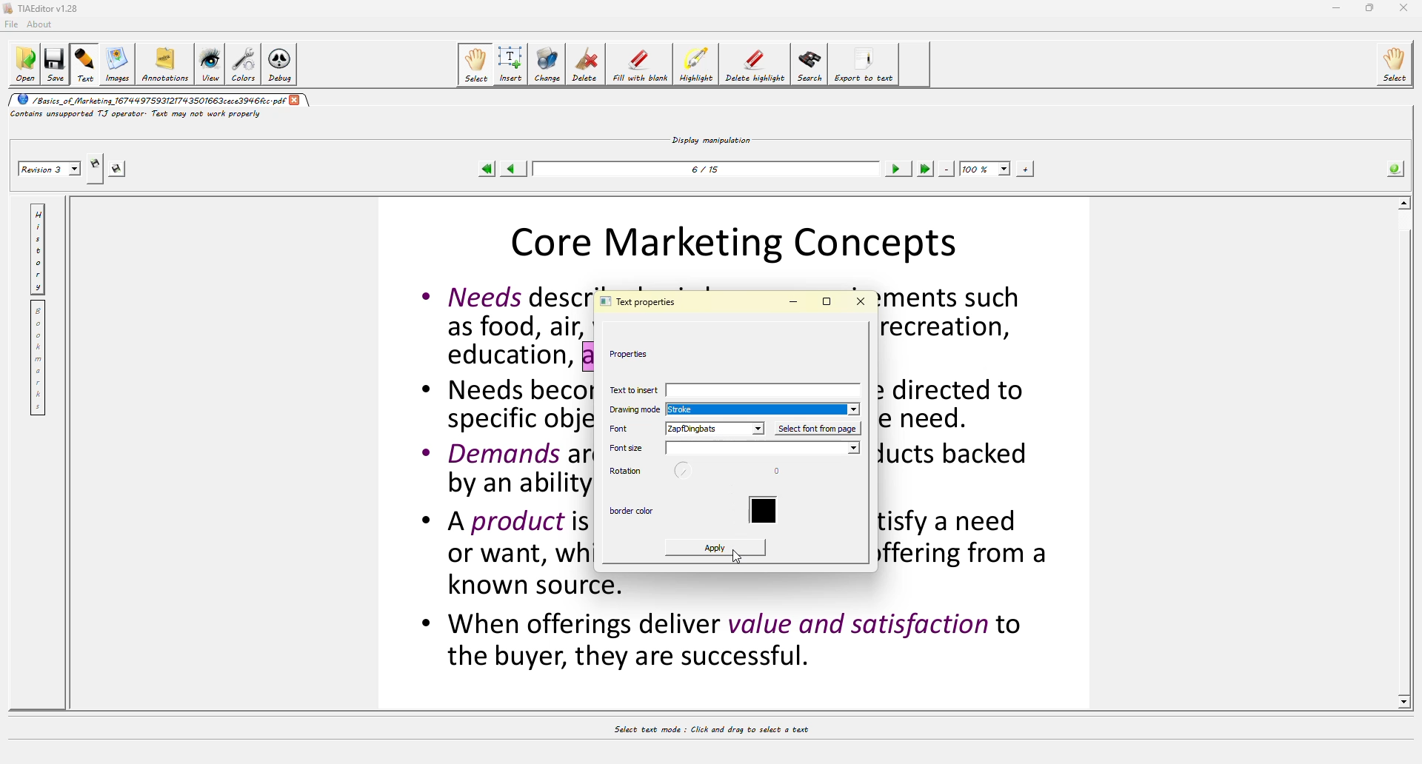 Image resolution: width=1422 pixels, height=764 pixels. I want to click on last page, so click(926, 168).